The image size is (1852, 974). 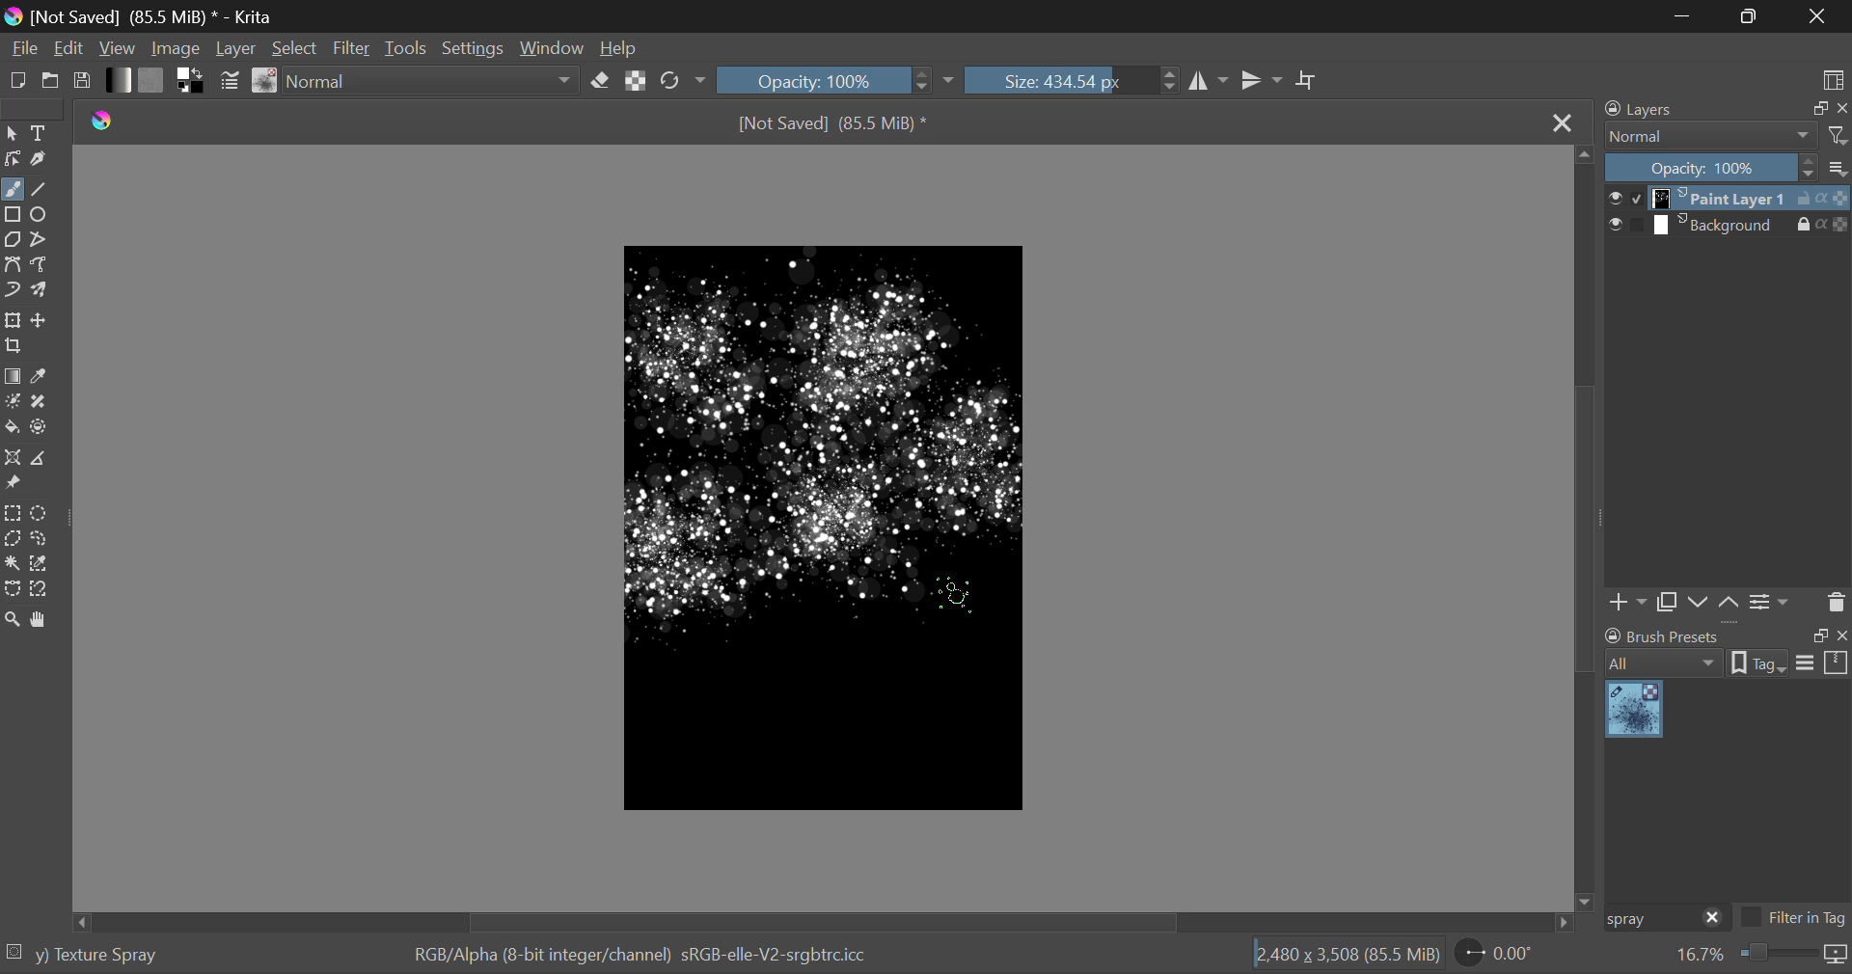 What do you see at coordinates (41, 240) in the screenshot?
I see `Polyline` at bounding box center [41, 240].